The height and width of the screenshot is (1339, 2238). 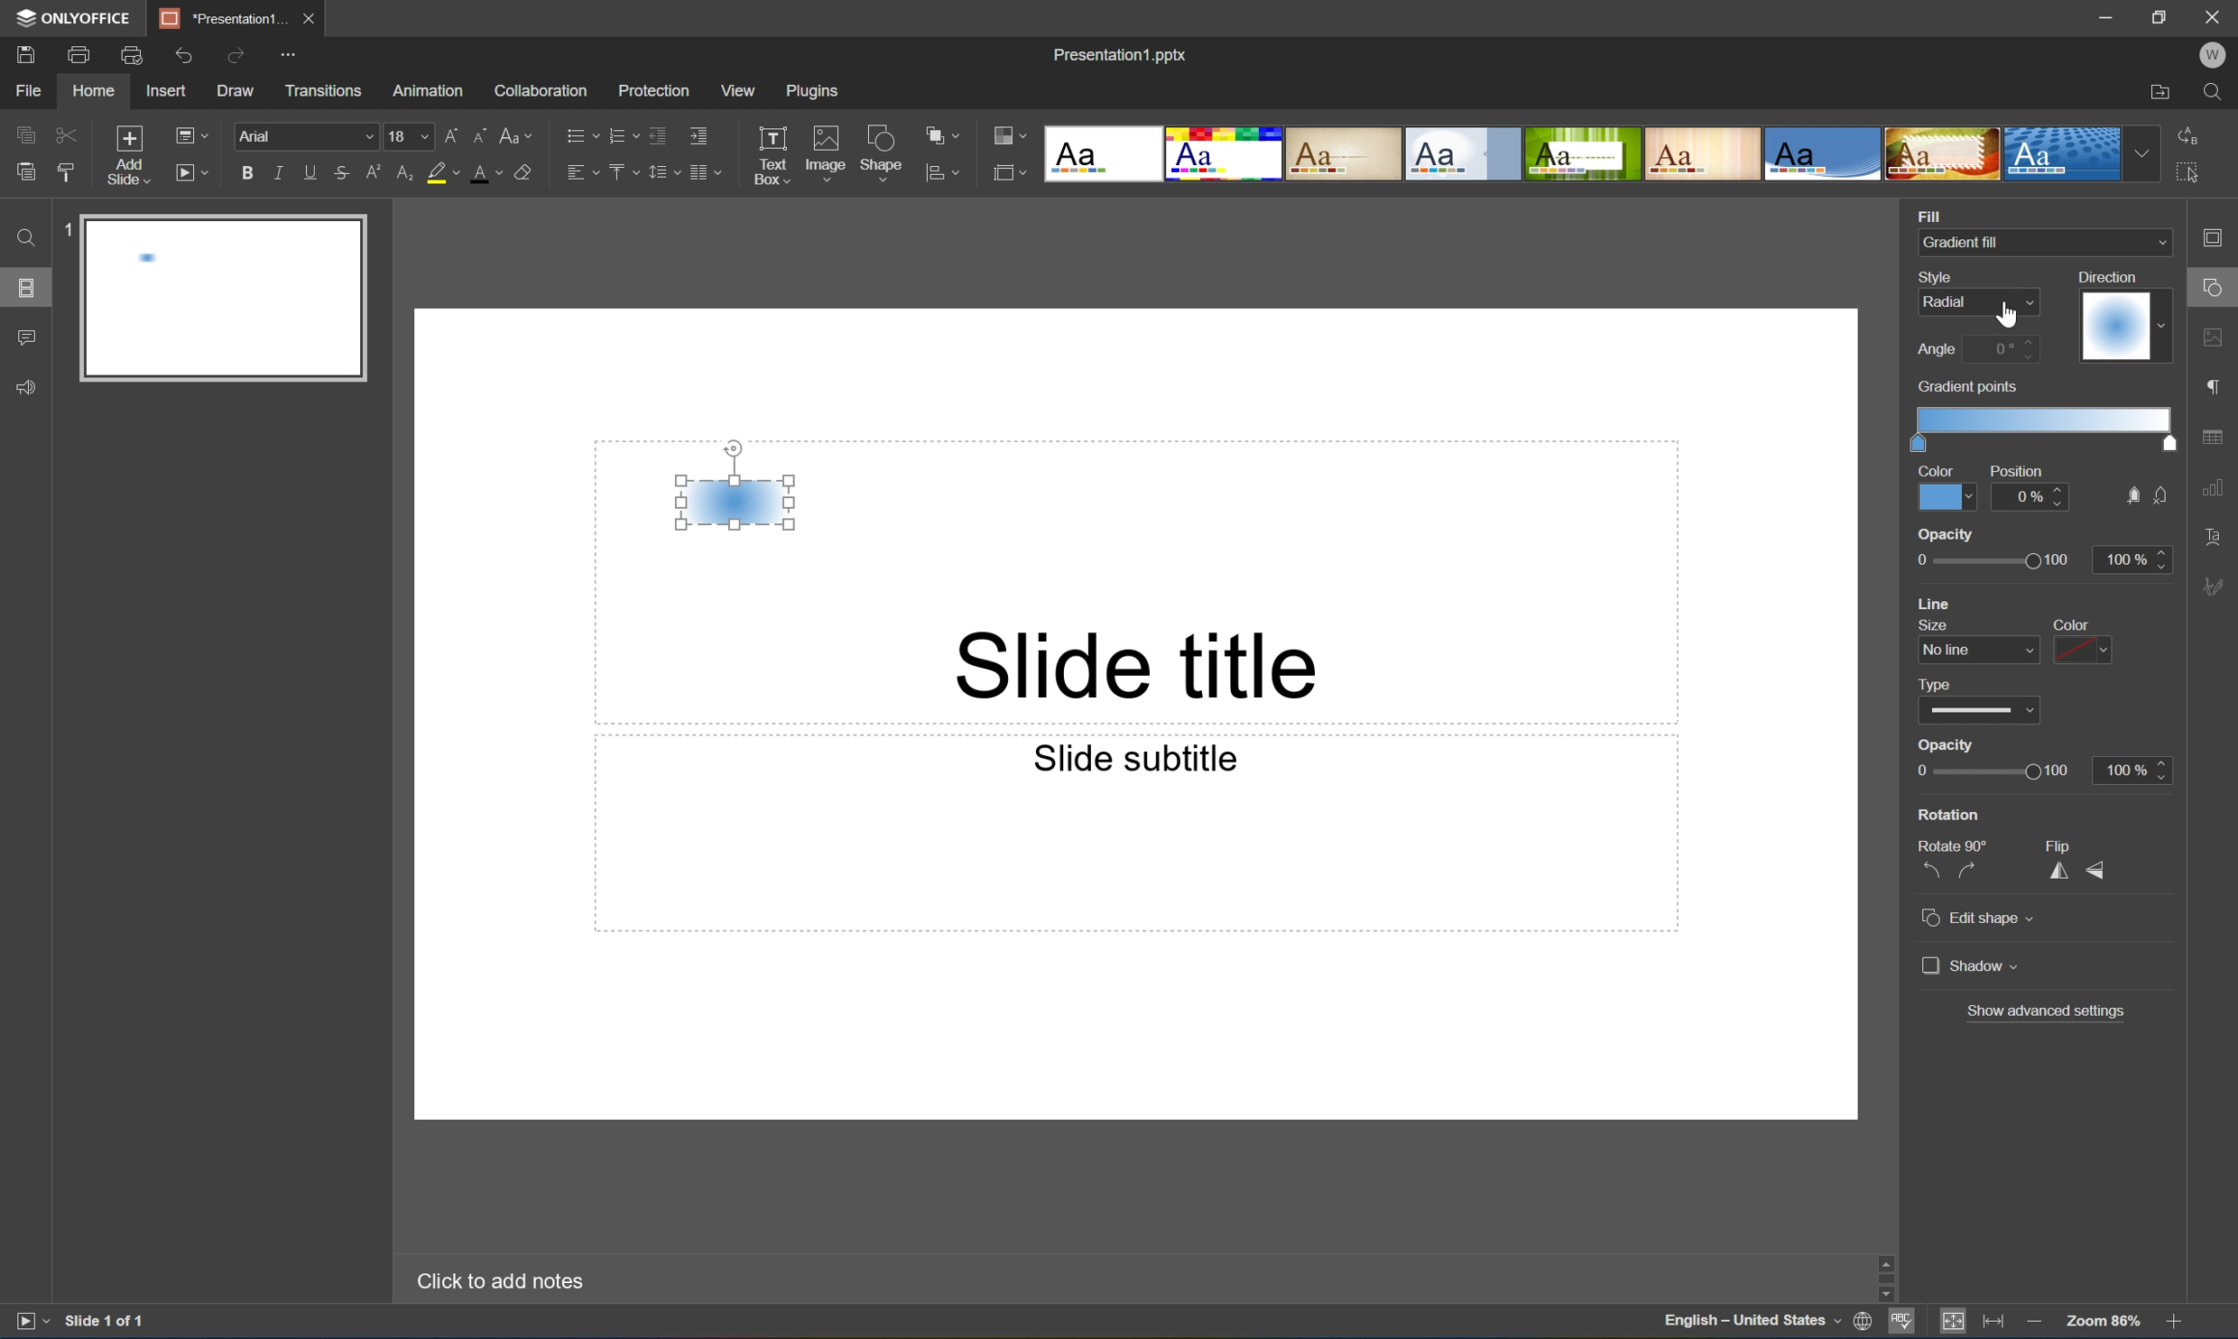 What do you see at coordinates (2066, 624) in the screenshot?
I see `color` at bounding box center [2066, 624].